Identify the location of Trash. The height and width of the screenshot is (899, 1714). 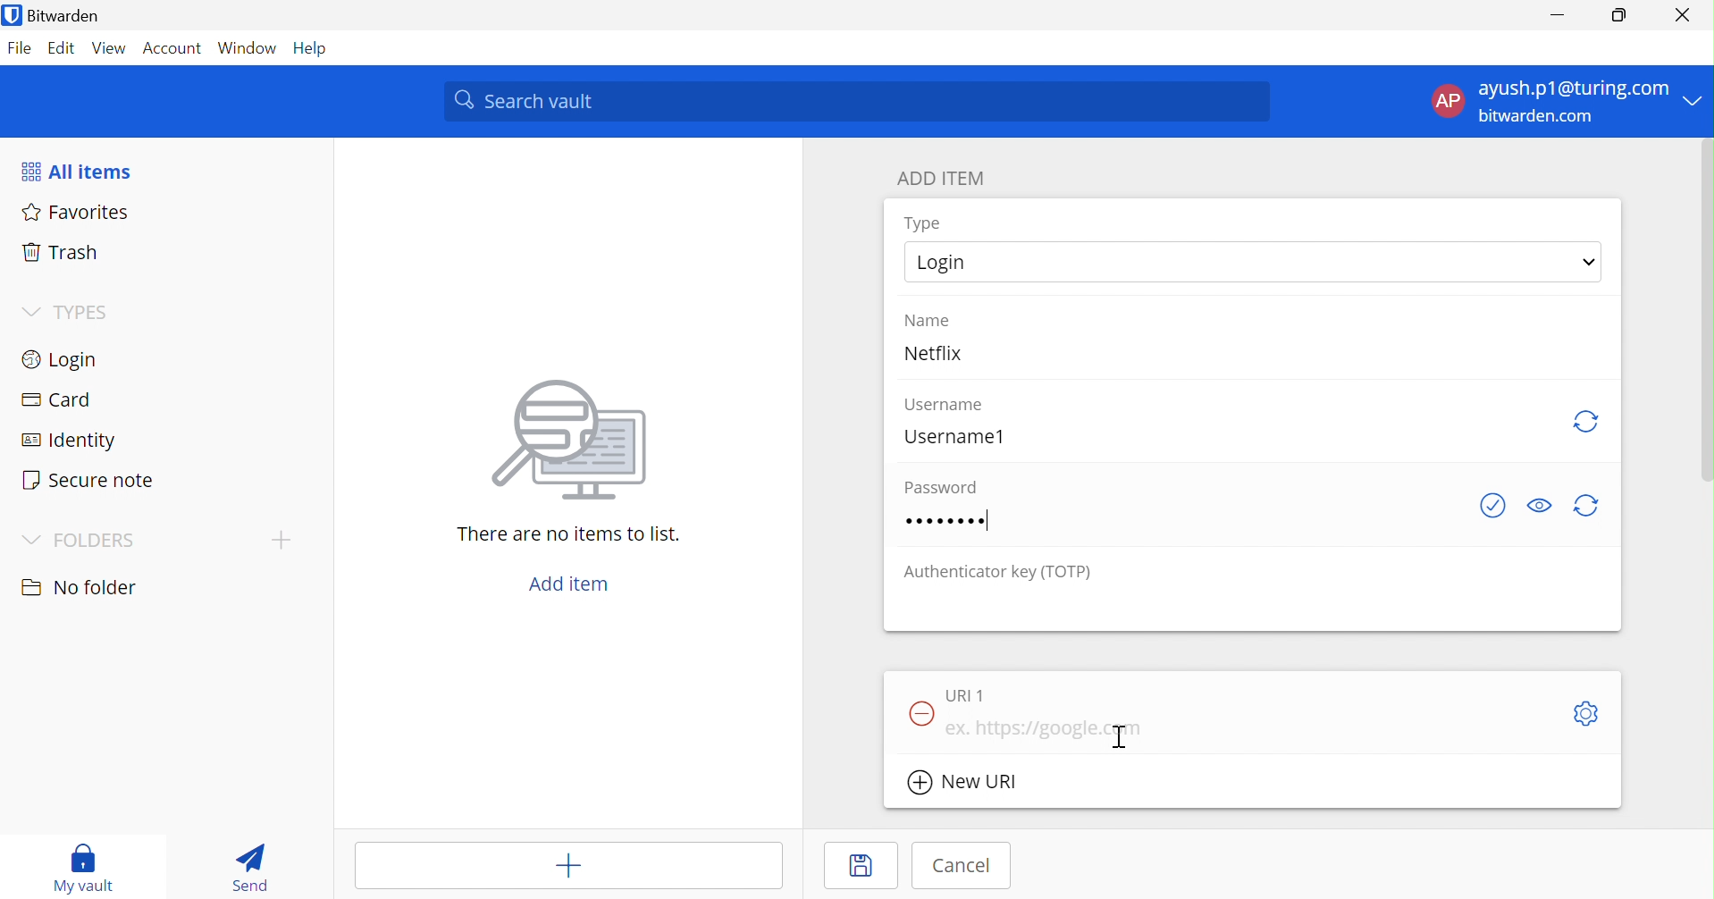
(59, 252).